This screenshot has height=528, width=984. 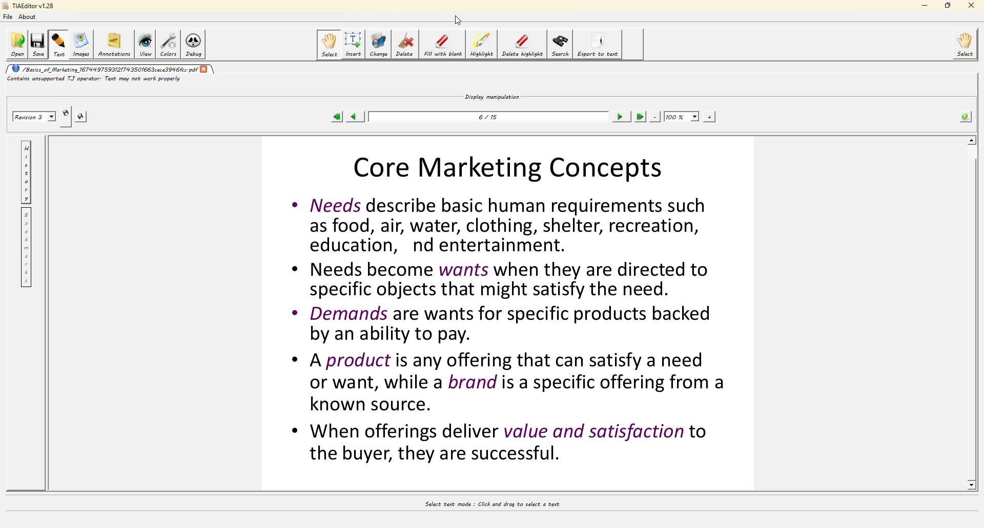 What do you see at coordinates (7, 18) in the screenshot?
I see `file` at bounding box center [7, 18].